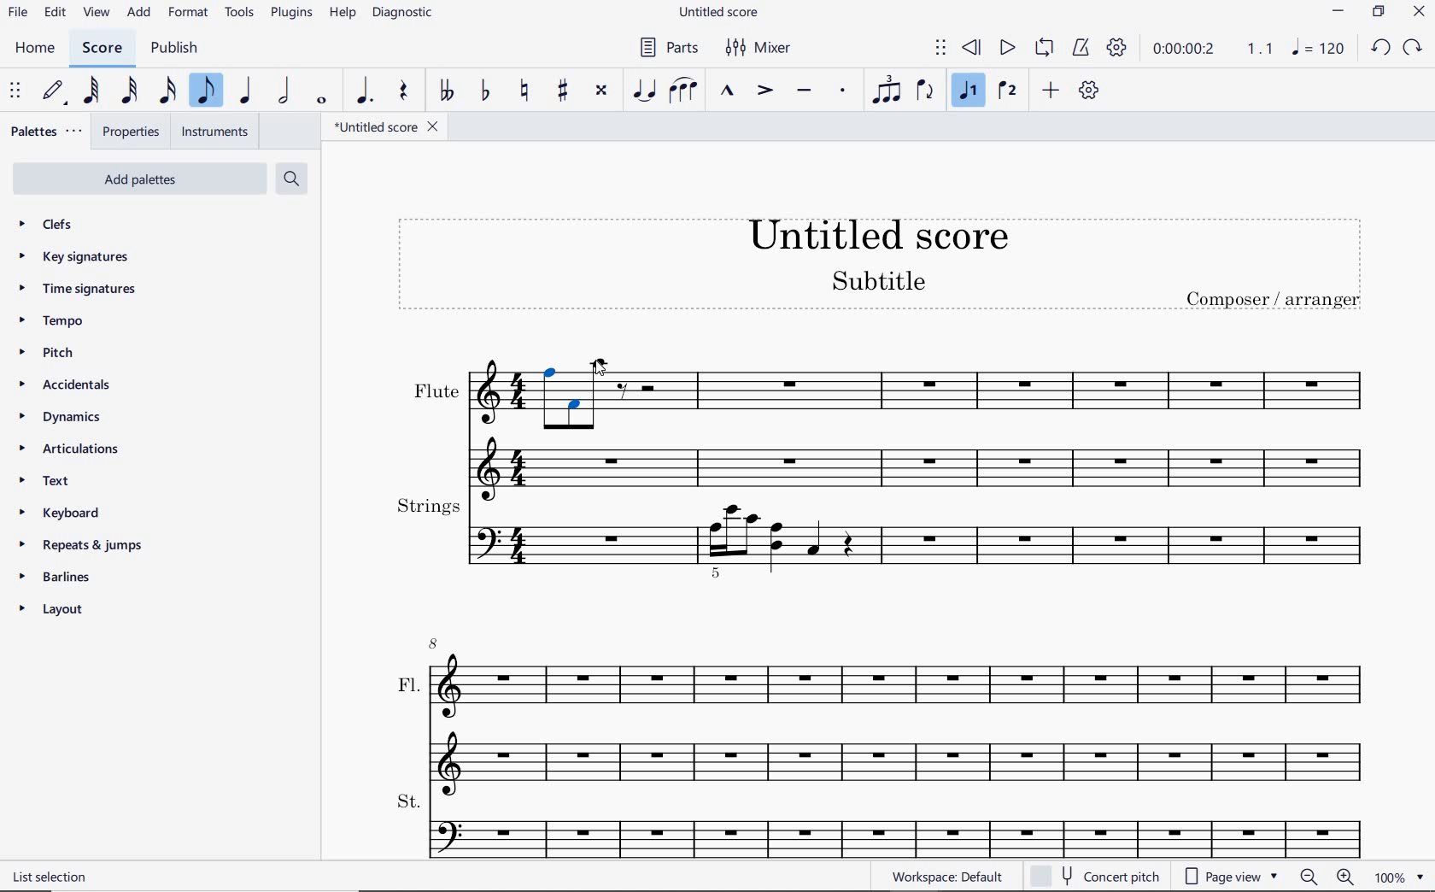 Image resolution: width=1435 pixels, height=892 pixels. Describe the element at coordinates (78, 545) in the screenshot. I see `repeats & jumps` at that location.